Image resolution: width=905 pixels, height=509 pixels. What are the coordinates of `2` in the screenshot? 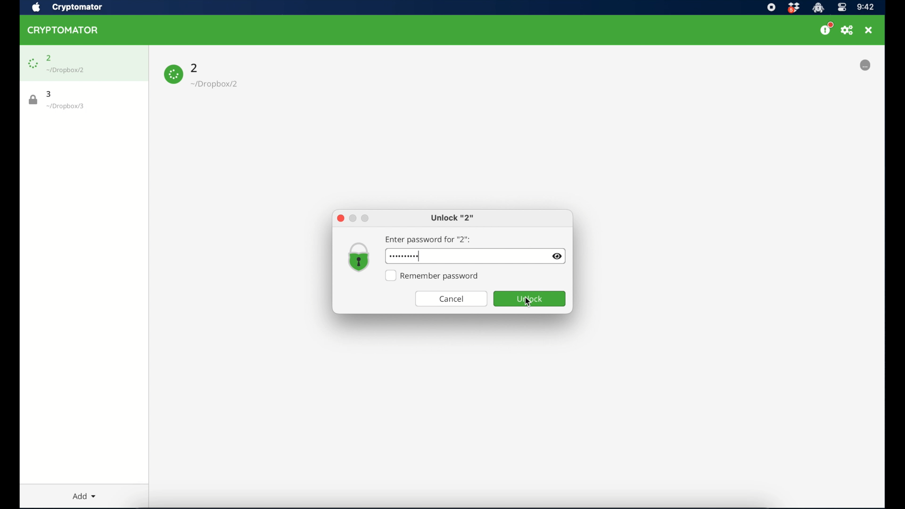 It's located at (49, 58).